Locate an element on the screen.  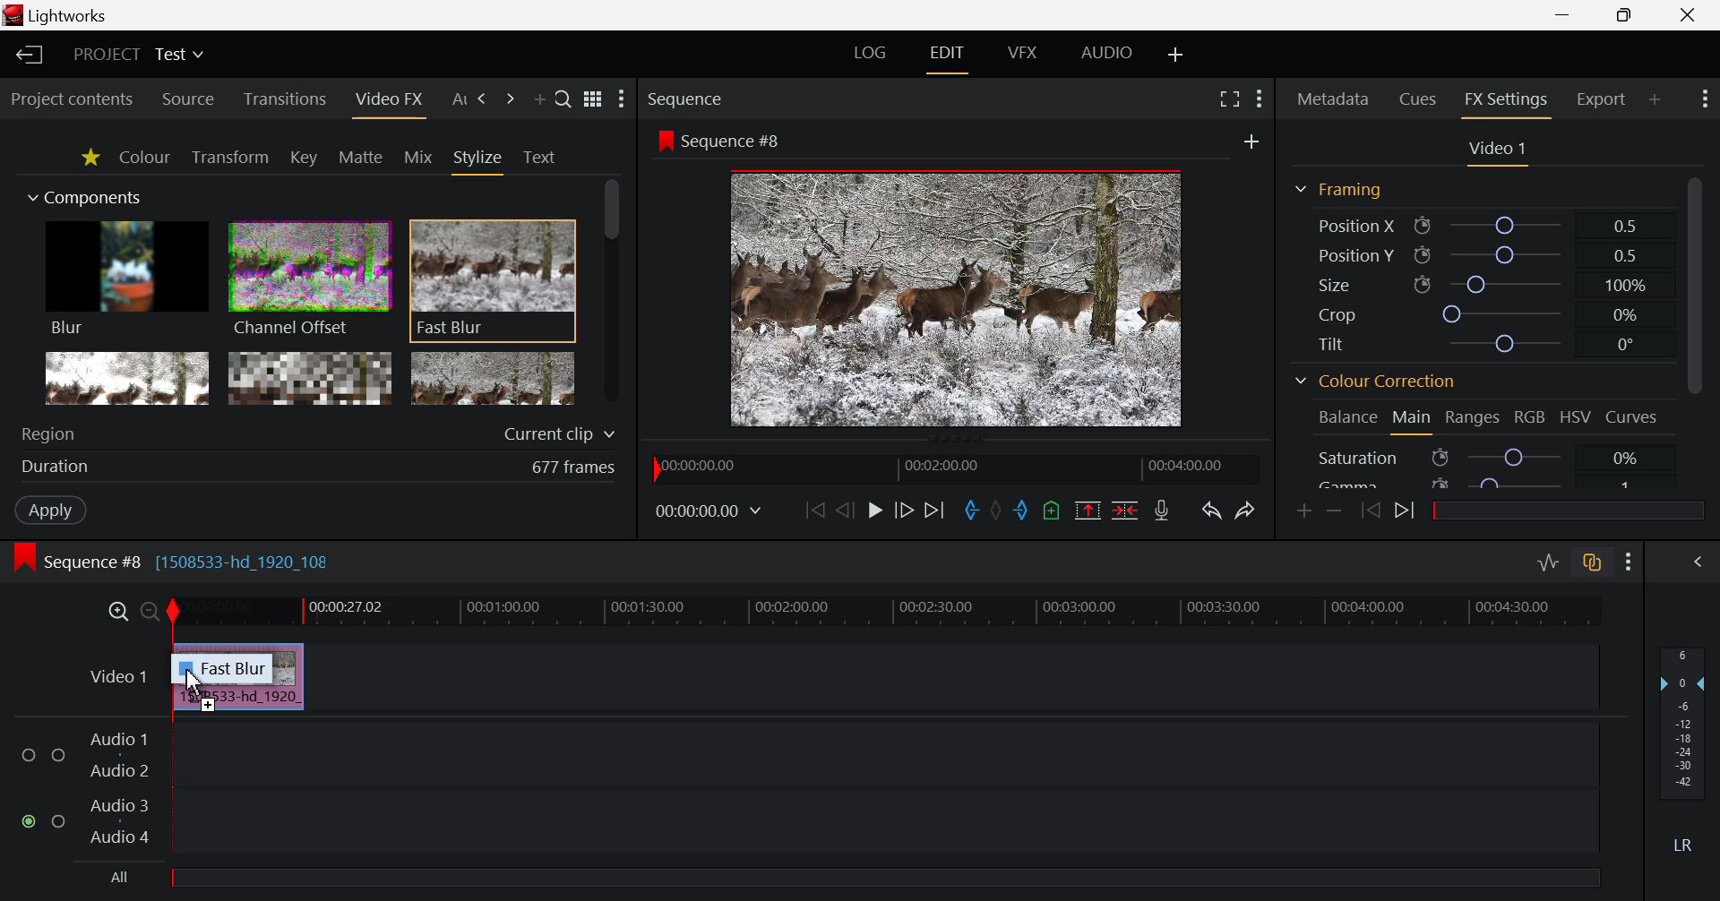
Saturation is located at coordinates (1482, 459).